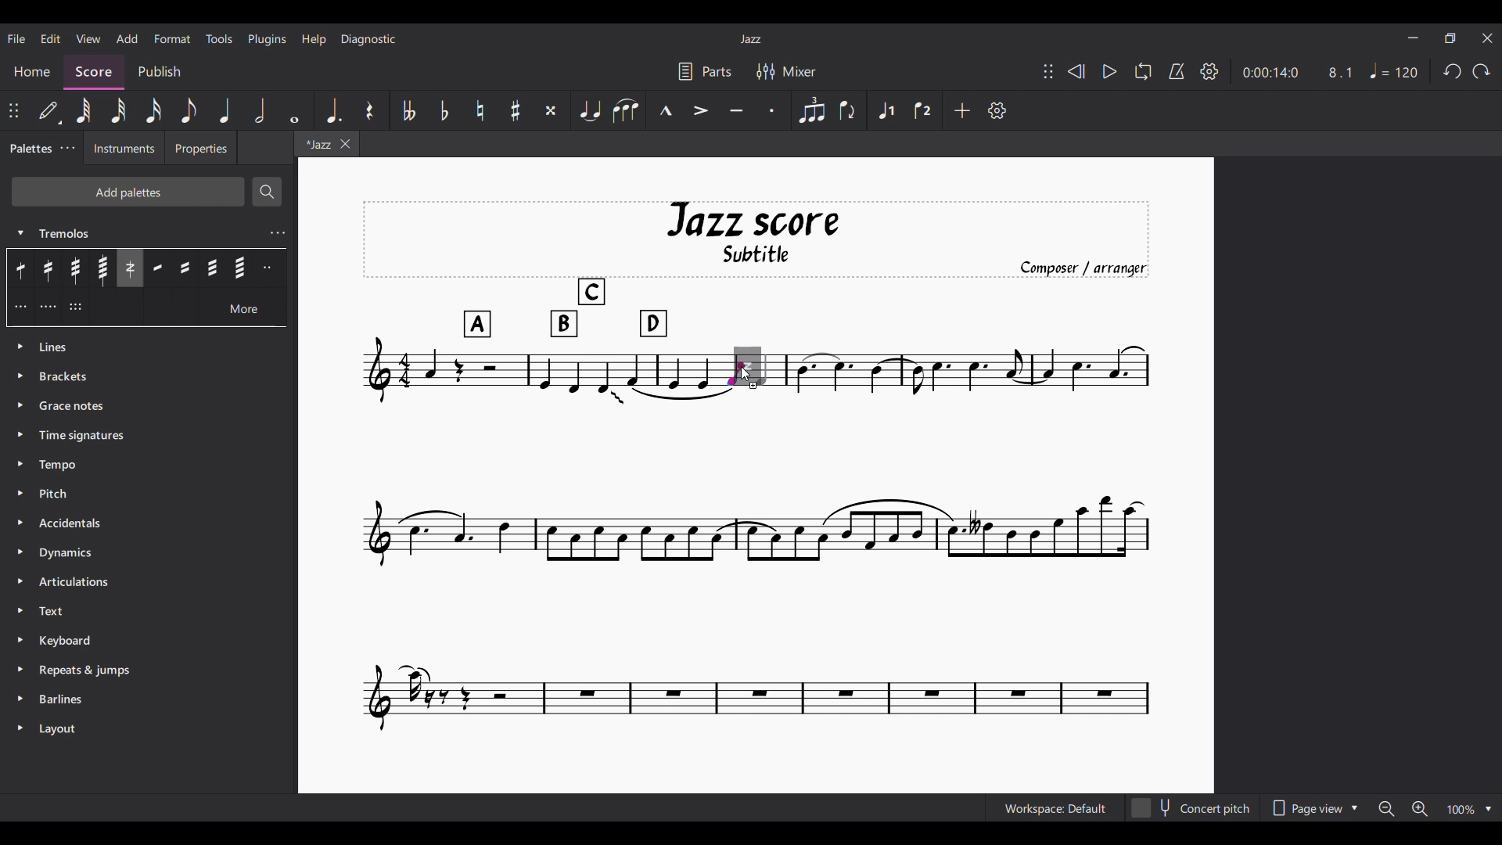 The image size is (1502, 845). What do you see at coordinates (1110, 71) in the screenshot?
I see `Play` at bounding box center [1110, 71].